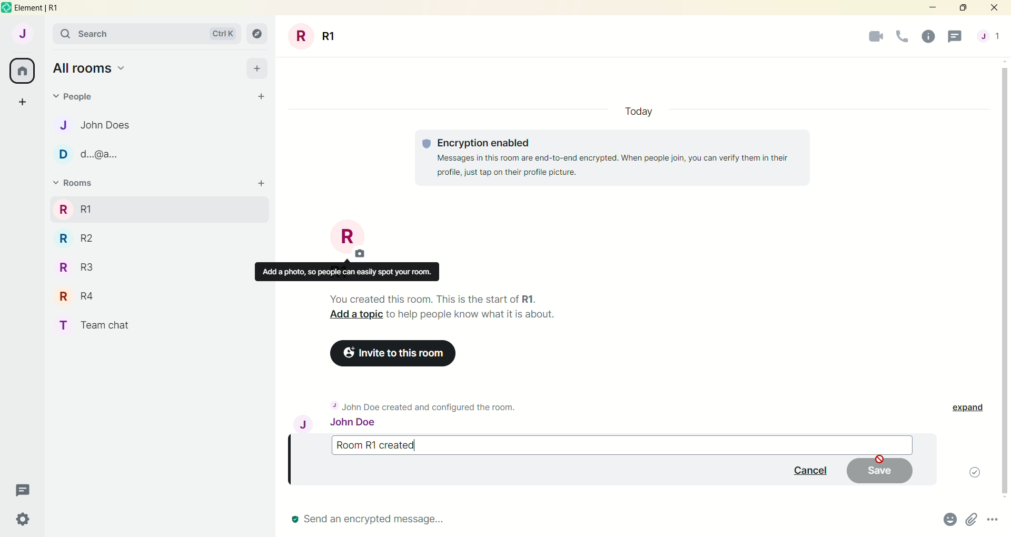 Image resolution: width=1011 pixels, height=537 pixels. I want to click on invite to this room, so click(400, 354).